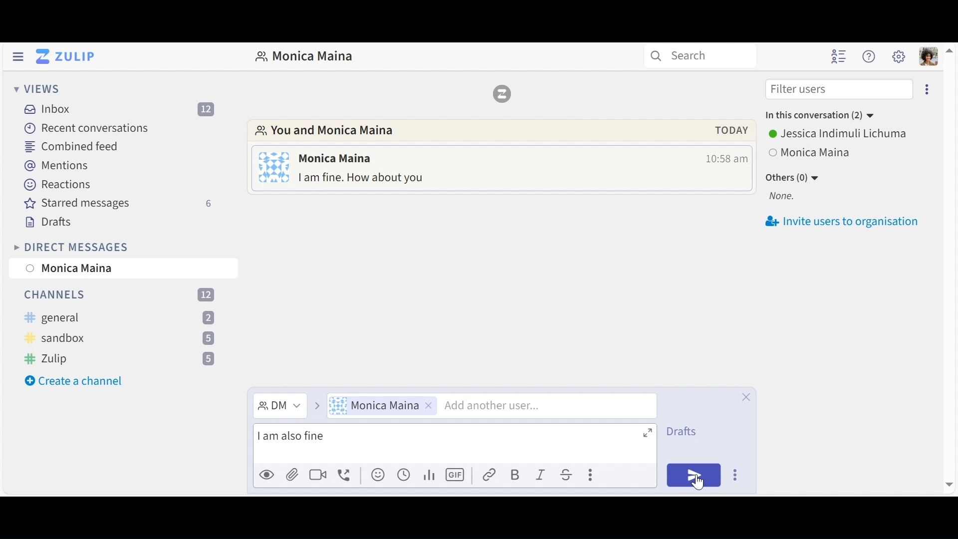  I want to click on move down, so click(949, 484).